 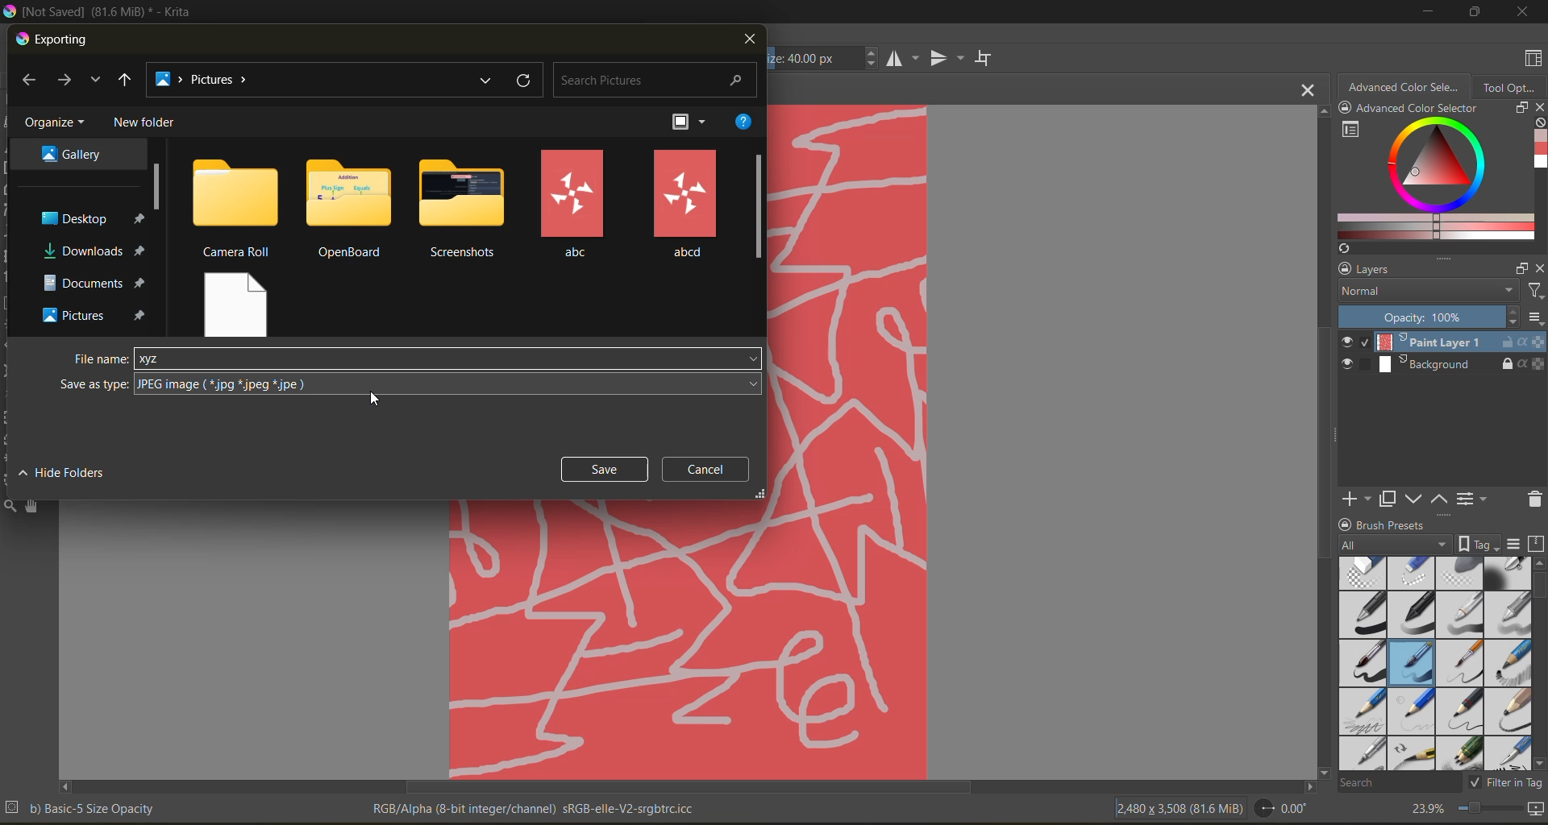 What do you see at coordinates (67, 471) in the screenshot?
I see `hide folders` at bounding box center [67, 471].